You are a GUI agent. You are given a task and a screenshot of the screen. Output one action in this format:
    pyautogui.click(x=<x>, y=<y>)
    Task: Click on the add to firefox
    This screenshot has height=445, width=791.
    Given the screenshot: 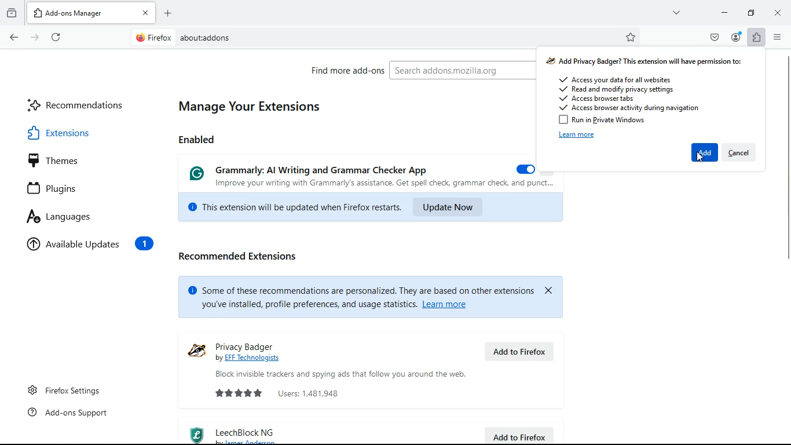 What is the action you would take?
    pyautogui.click(x=522, y=353)
    